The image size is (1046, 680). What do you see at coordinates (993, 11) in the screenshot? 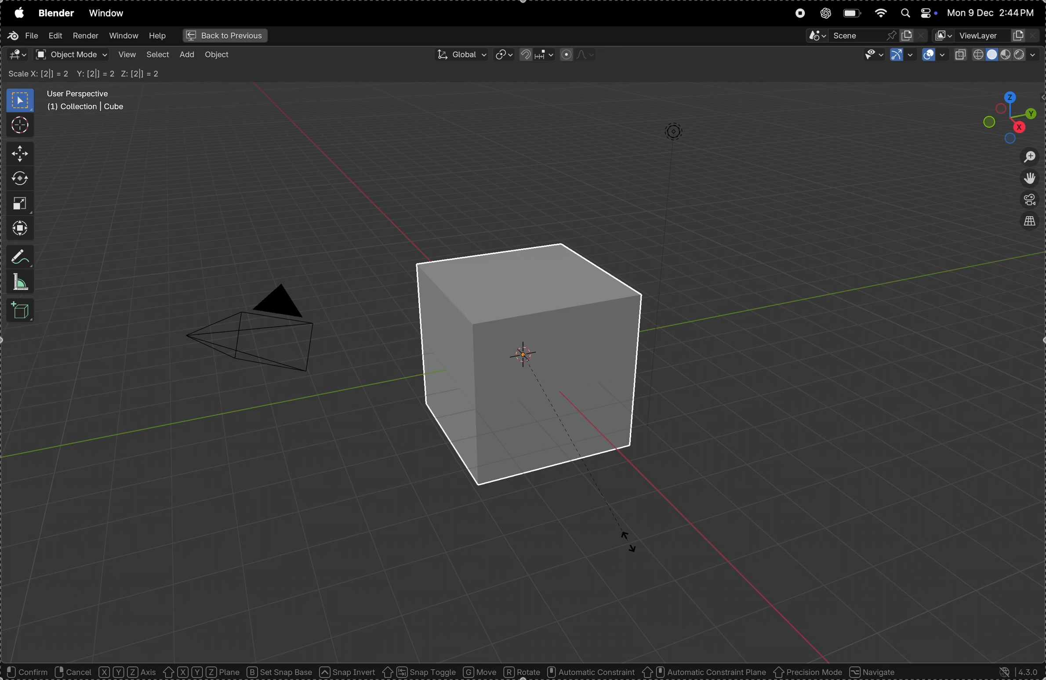
I see `date and time` at bounding box center [993, 11].